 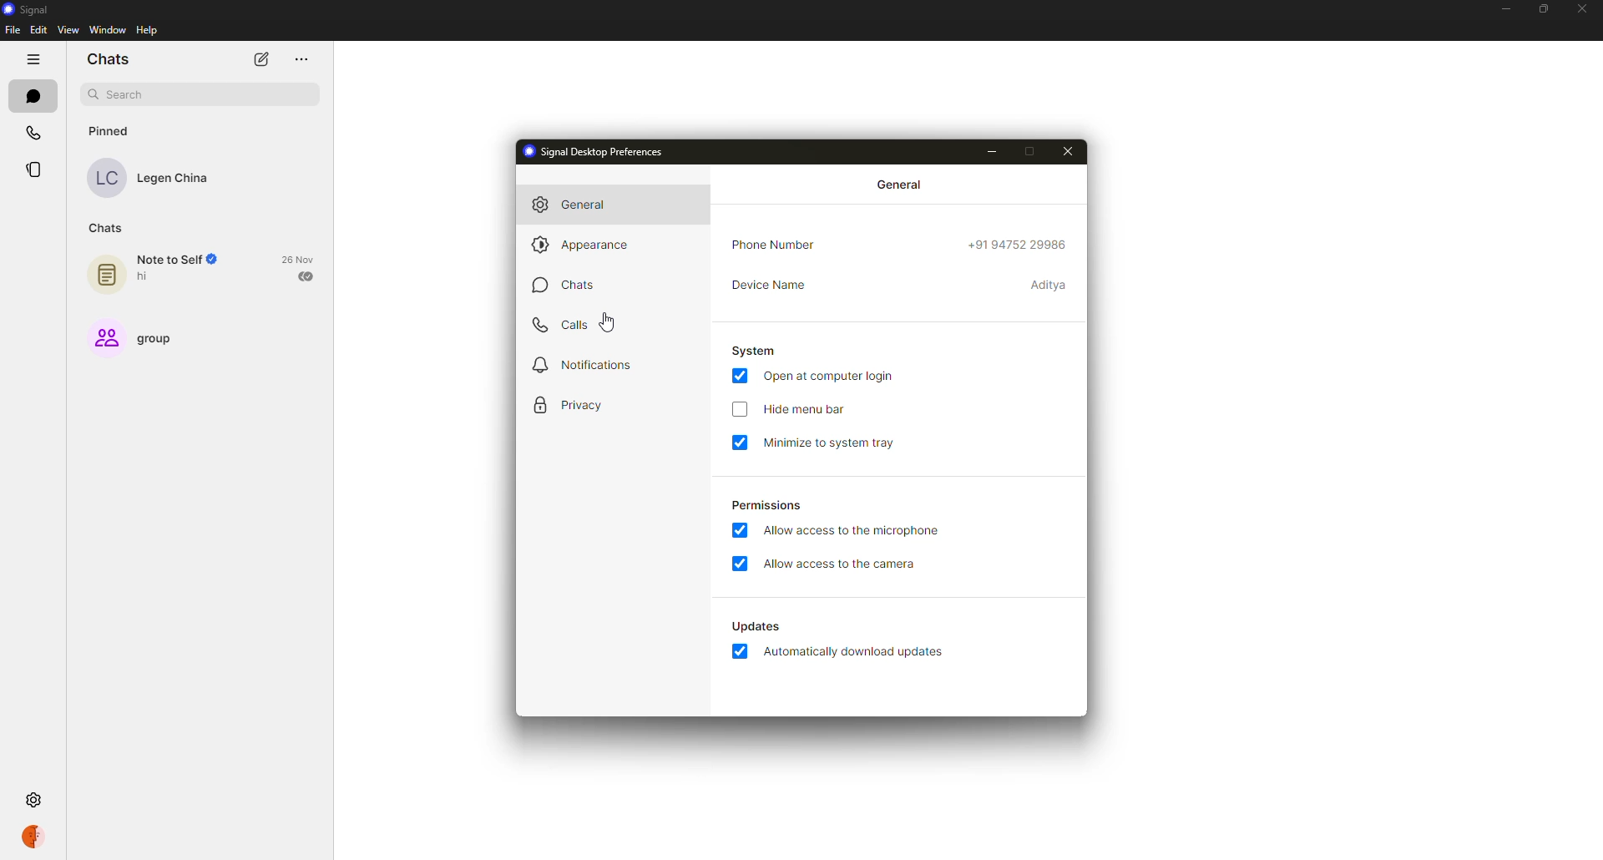 What do you see at coordinates (779, 245) in the screenshot?
I see `phone number` at bounding box center [779, 245].